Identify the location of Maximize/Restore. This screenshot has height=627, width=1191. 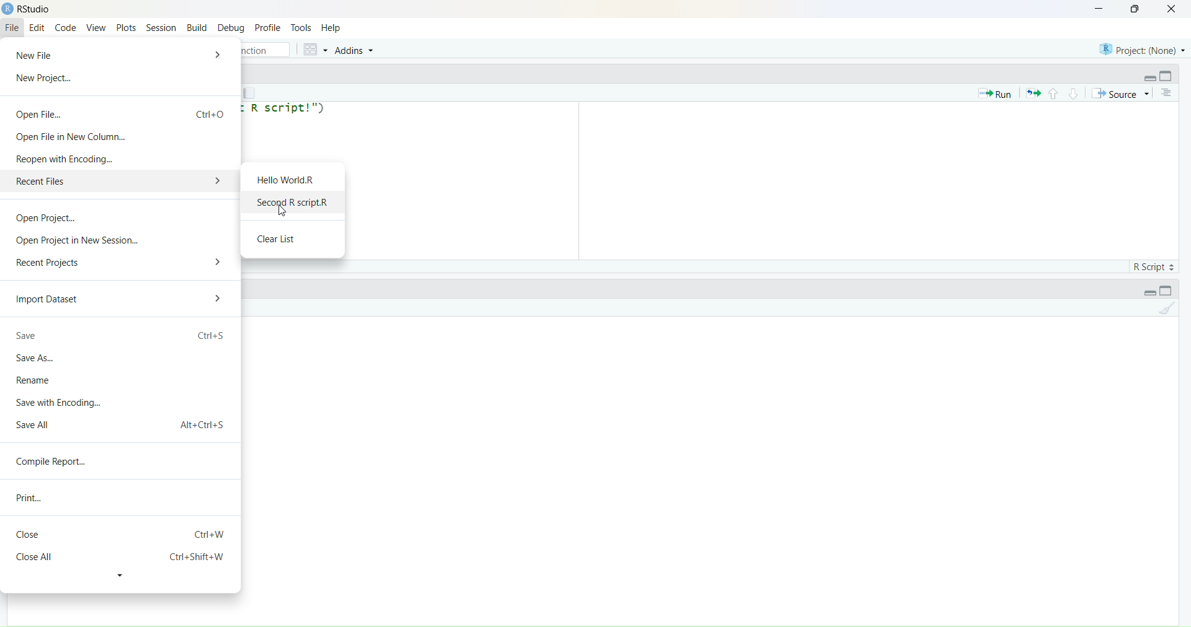
(1168, 76).